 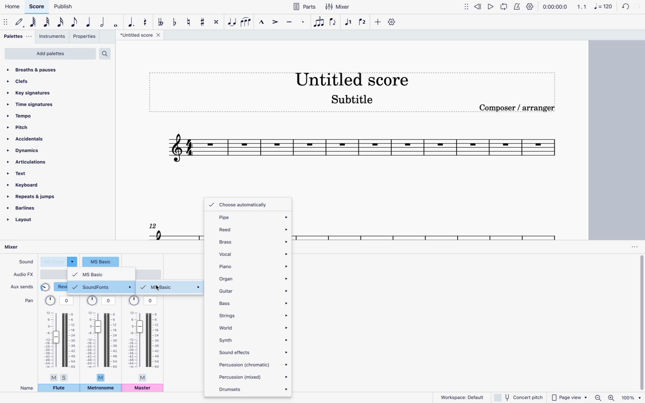 I want to click on dynamics, so click(x=27, y=151).